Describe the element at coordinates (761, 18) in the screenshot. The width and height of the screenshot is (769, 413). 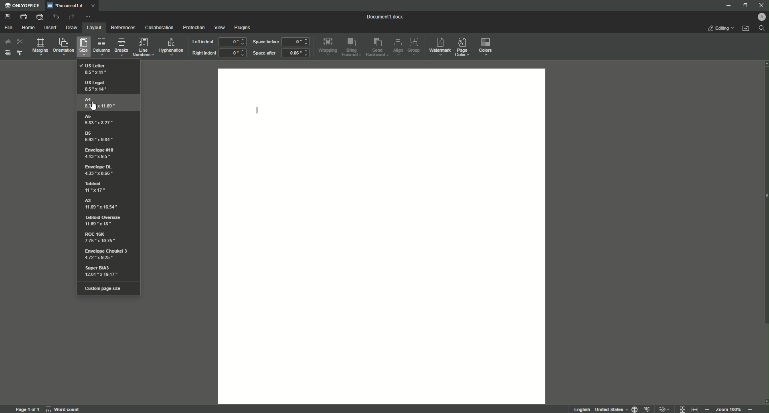
I see `Profile` at that location.